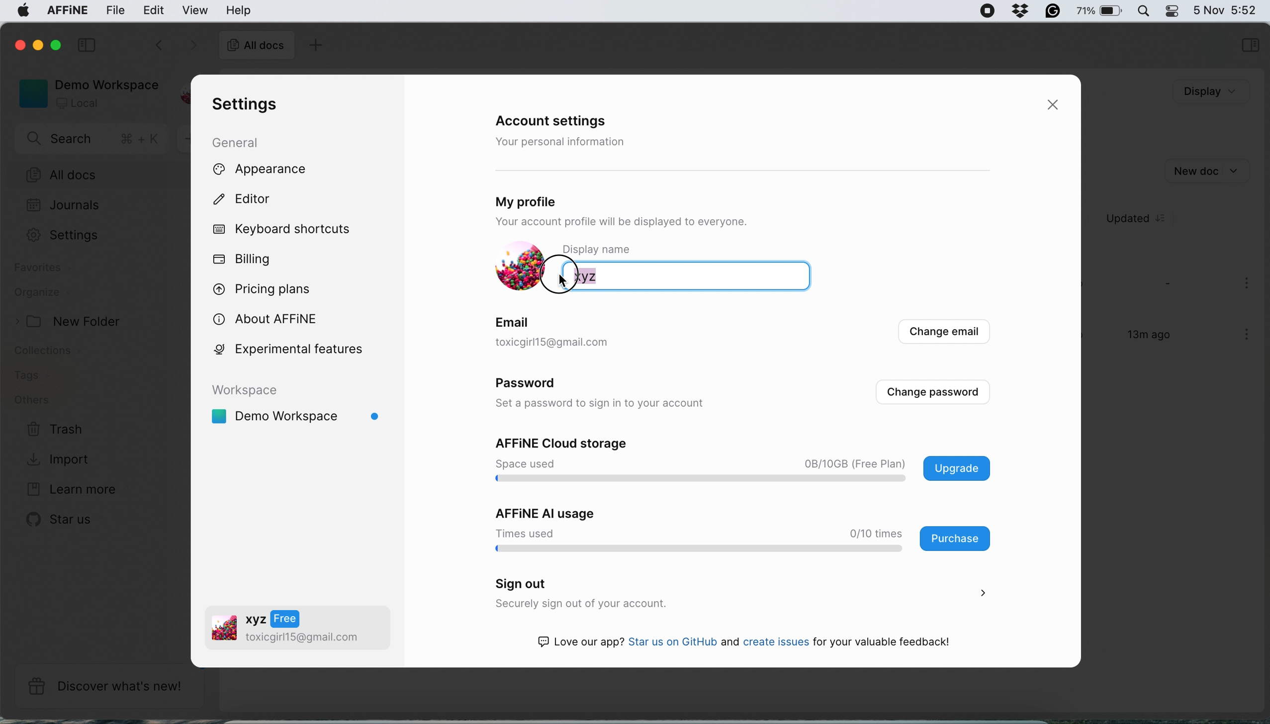  Describe the element at coordinates (197, 10) in the screenshot. I see `view` at that location.